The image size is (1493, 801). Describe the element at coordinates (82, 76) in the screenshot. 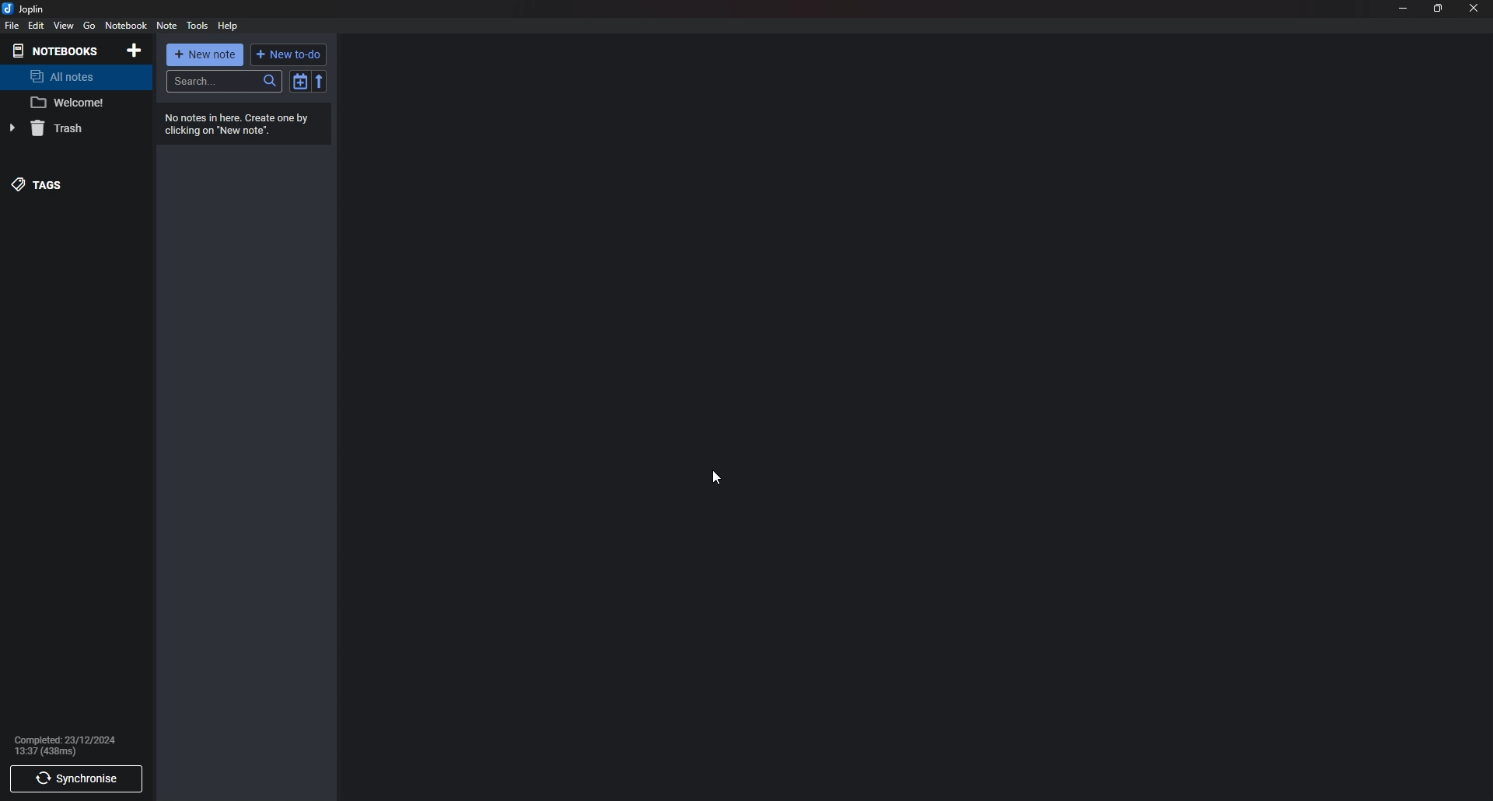

I see `All notes` at that location.